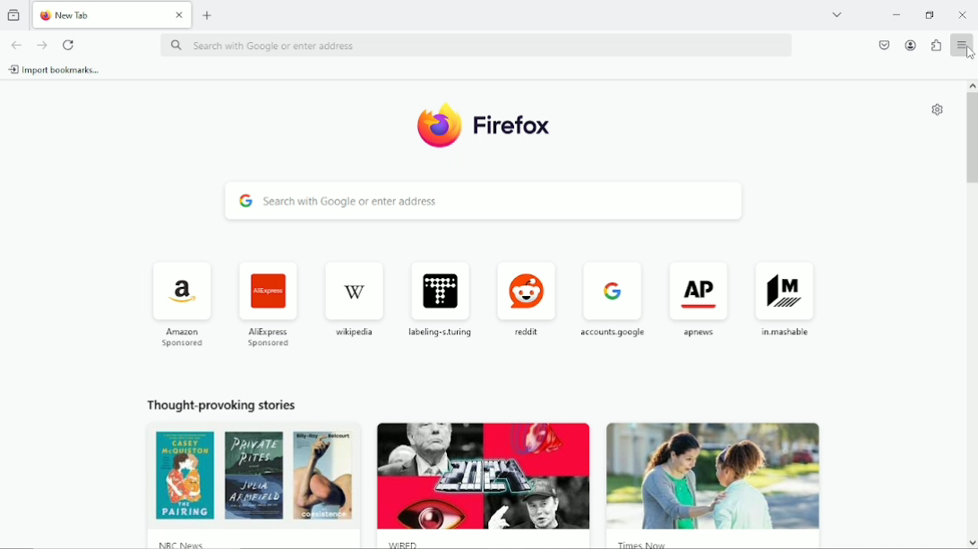  I want to click on go forward, so click(41, 45).